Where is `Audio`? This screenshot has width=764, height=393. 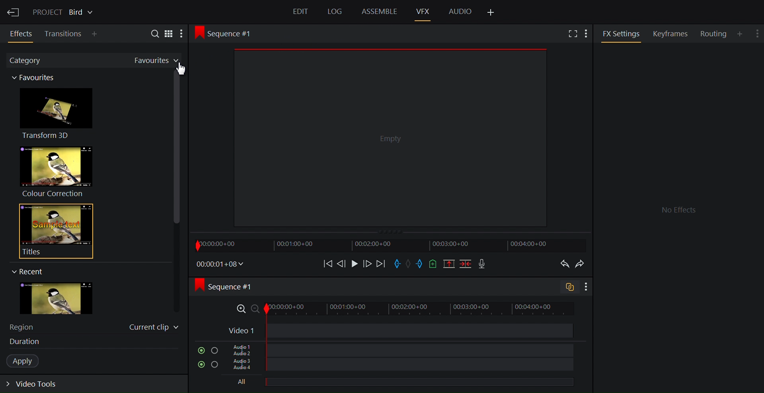
Audio is located at coordinates (460, 11).